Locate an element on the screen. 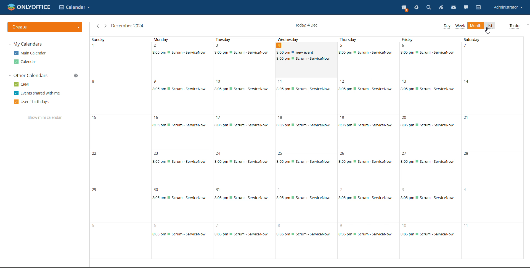  current date is located at coordinates (306, 25).